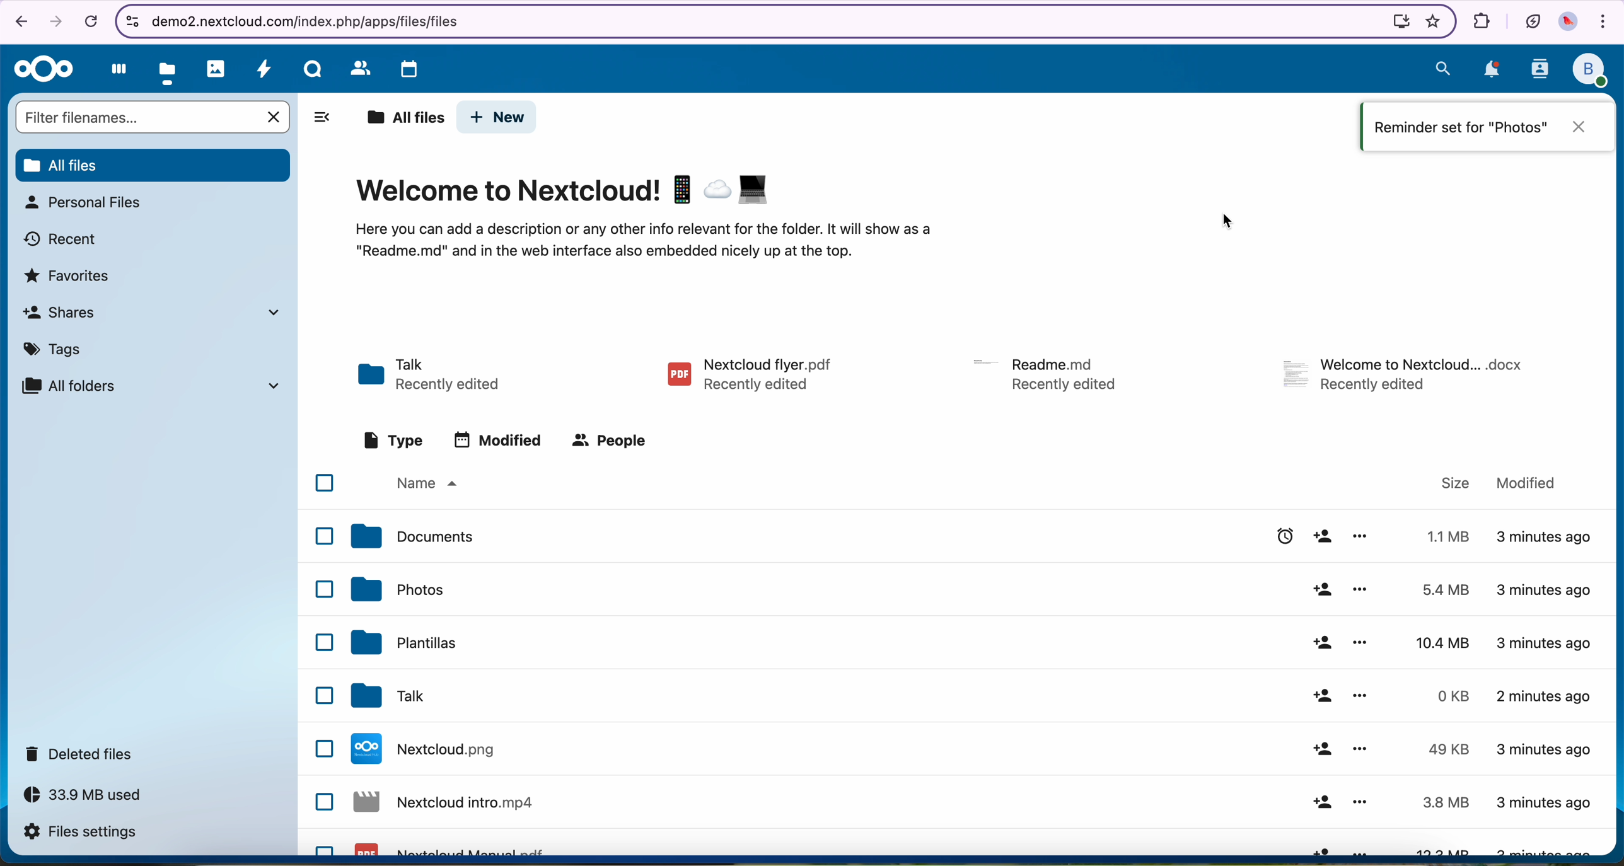  What do you see at coordinates (18, 23) in the screenshot?
I see `navigate back` at bounding box center [18, 23].